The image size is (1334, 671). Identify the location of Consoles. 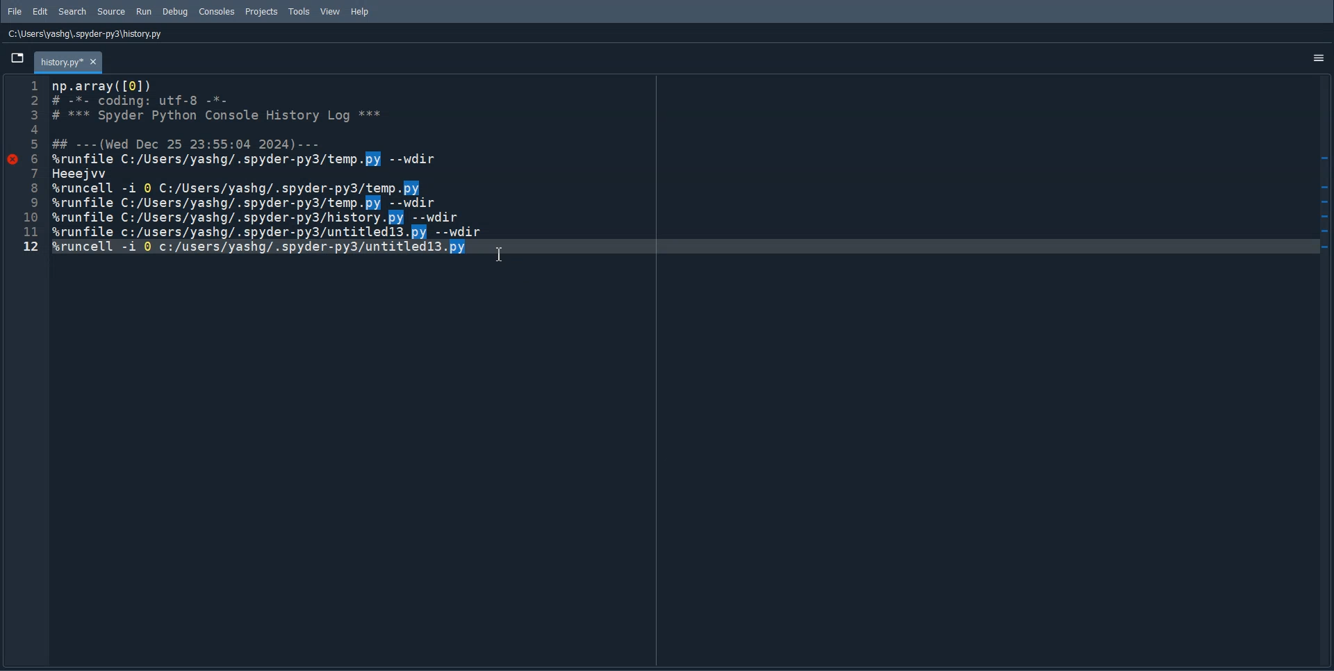
(217, 12).